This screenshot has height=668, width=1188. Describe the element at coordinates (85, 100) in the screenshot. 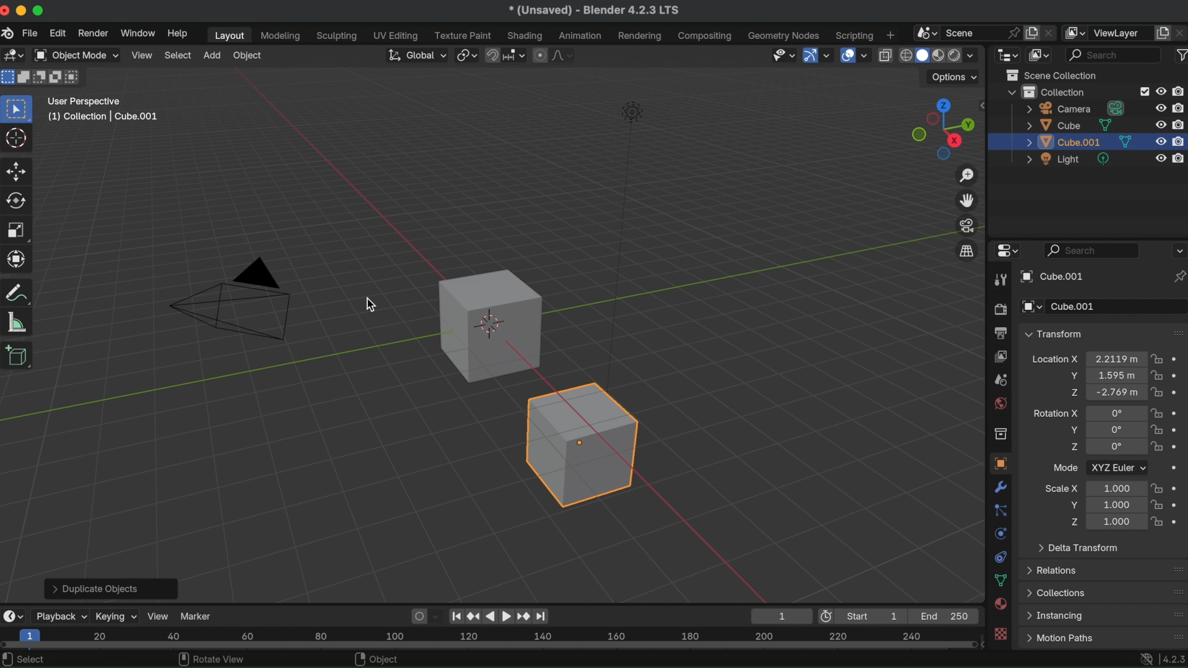

I see `user perspective` at that location.